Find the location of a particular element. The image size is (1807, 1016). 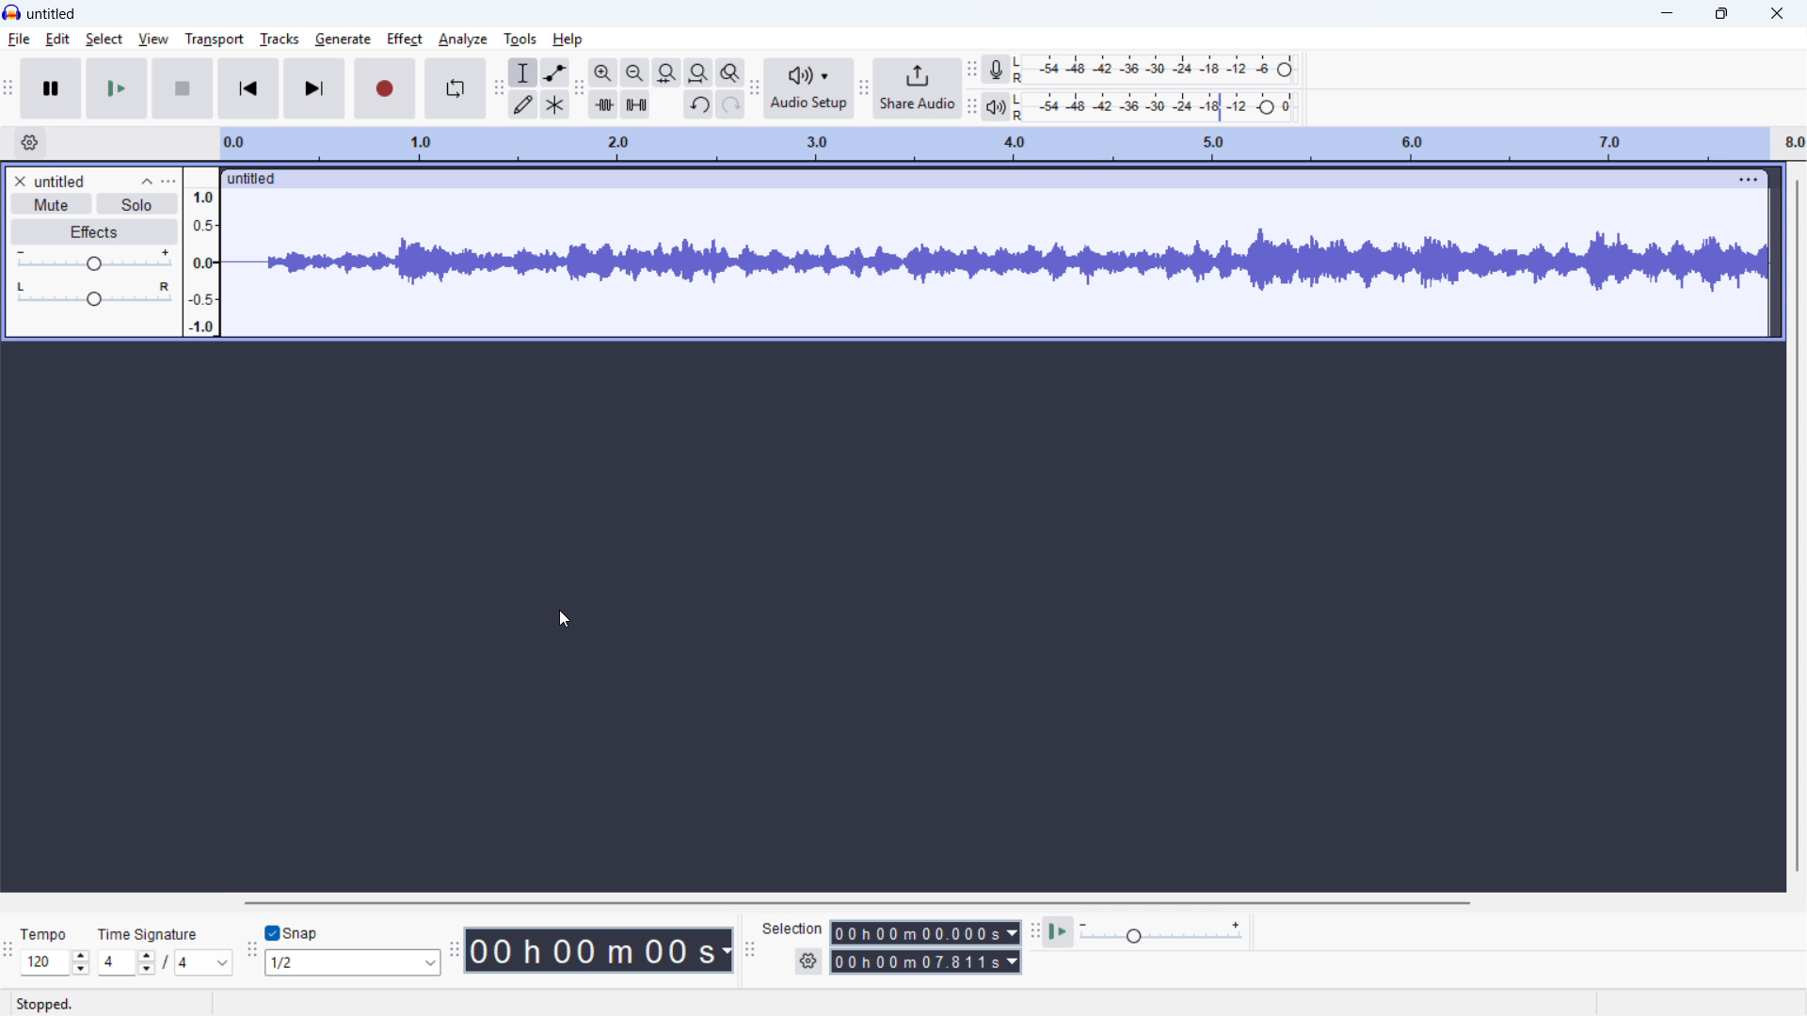

trim audio outside selection is located at coordinates (602, 105).